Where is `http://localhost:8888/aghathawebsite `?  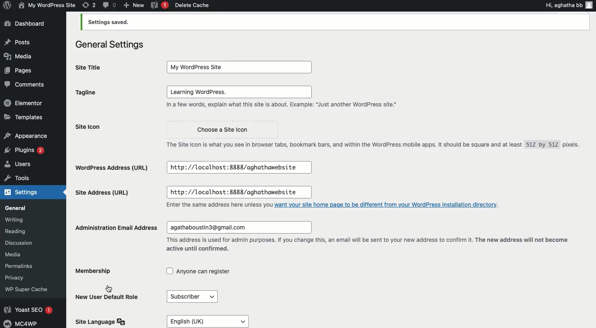
http://localhost:8888/aghathawebsite  is located at coordinates (242, 193).